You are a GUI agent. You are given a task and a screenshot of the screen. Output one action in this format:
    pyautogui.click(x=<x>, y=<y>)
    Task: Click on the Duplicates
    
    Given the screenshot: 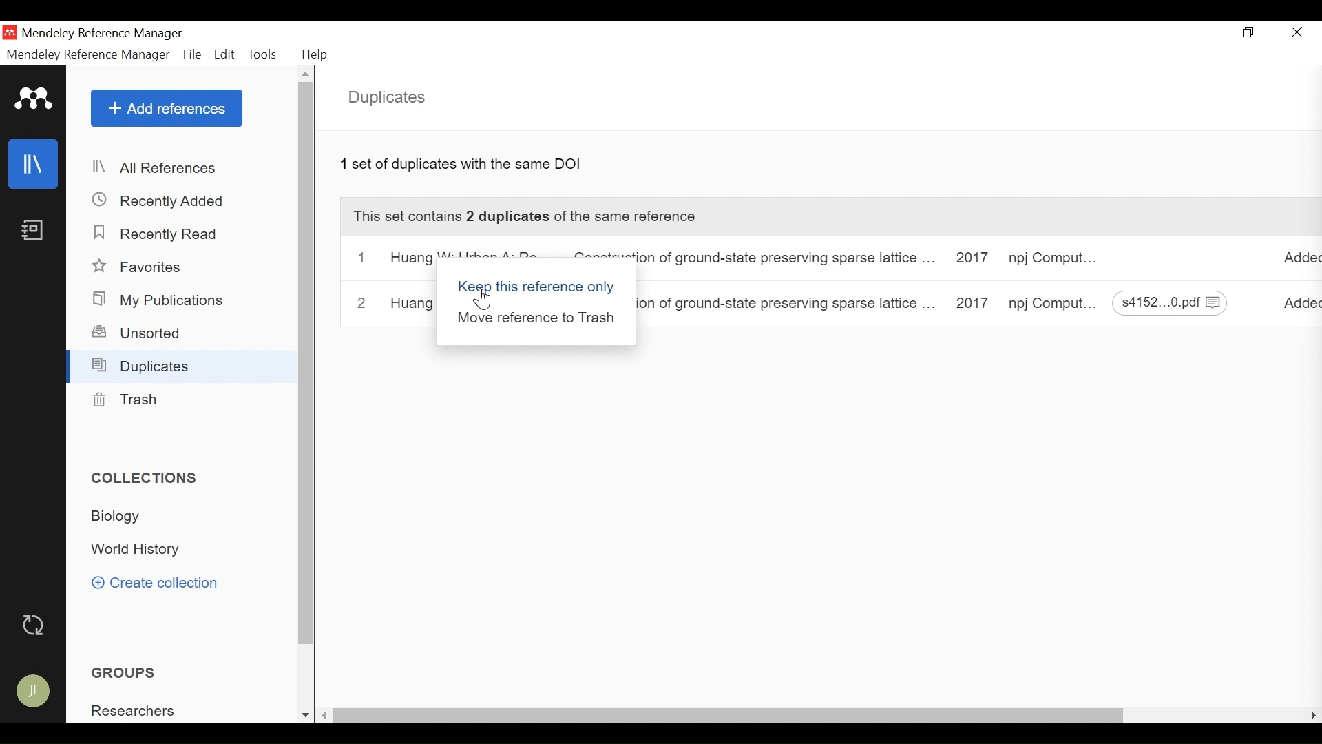 What is the action you would take?
    pyautogui.click(x=142, y=365)
    